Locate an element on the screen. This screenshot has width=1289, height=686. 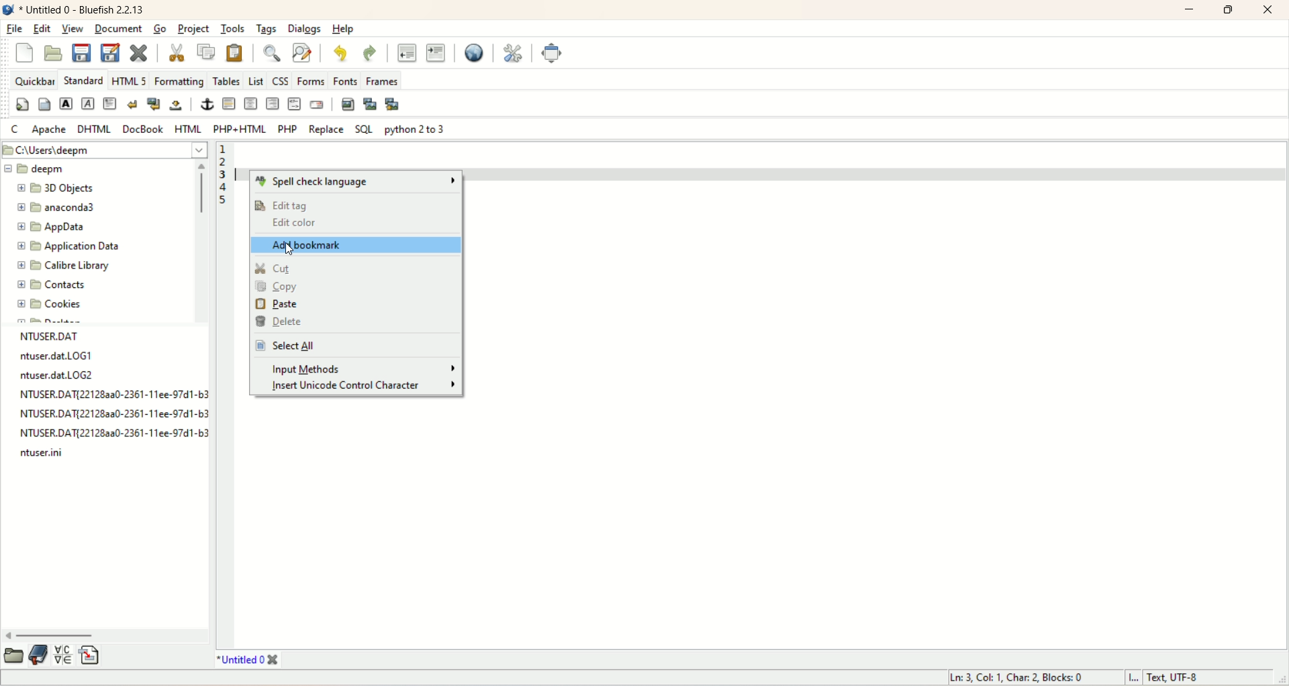
contacts is located at coordinates (52, 285).